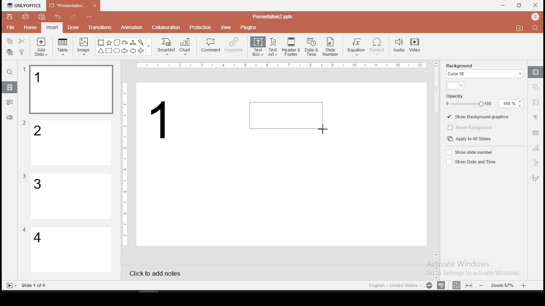 The width and height of the screenshot is (545, 306). I want to click on hyperlink, so click(233, 45).